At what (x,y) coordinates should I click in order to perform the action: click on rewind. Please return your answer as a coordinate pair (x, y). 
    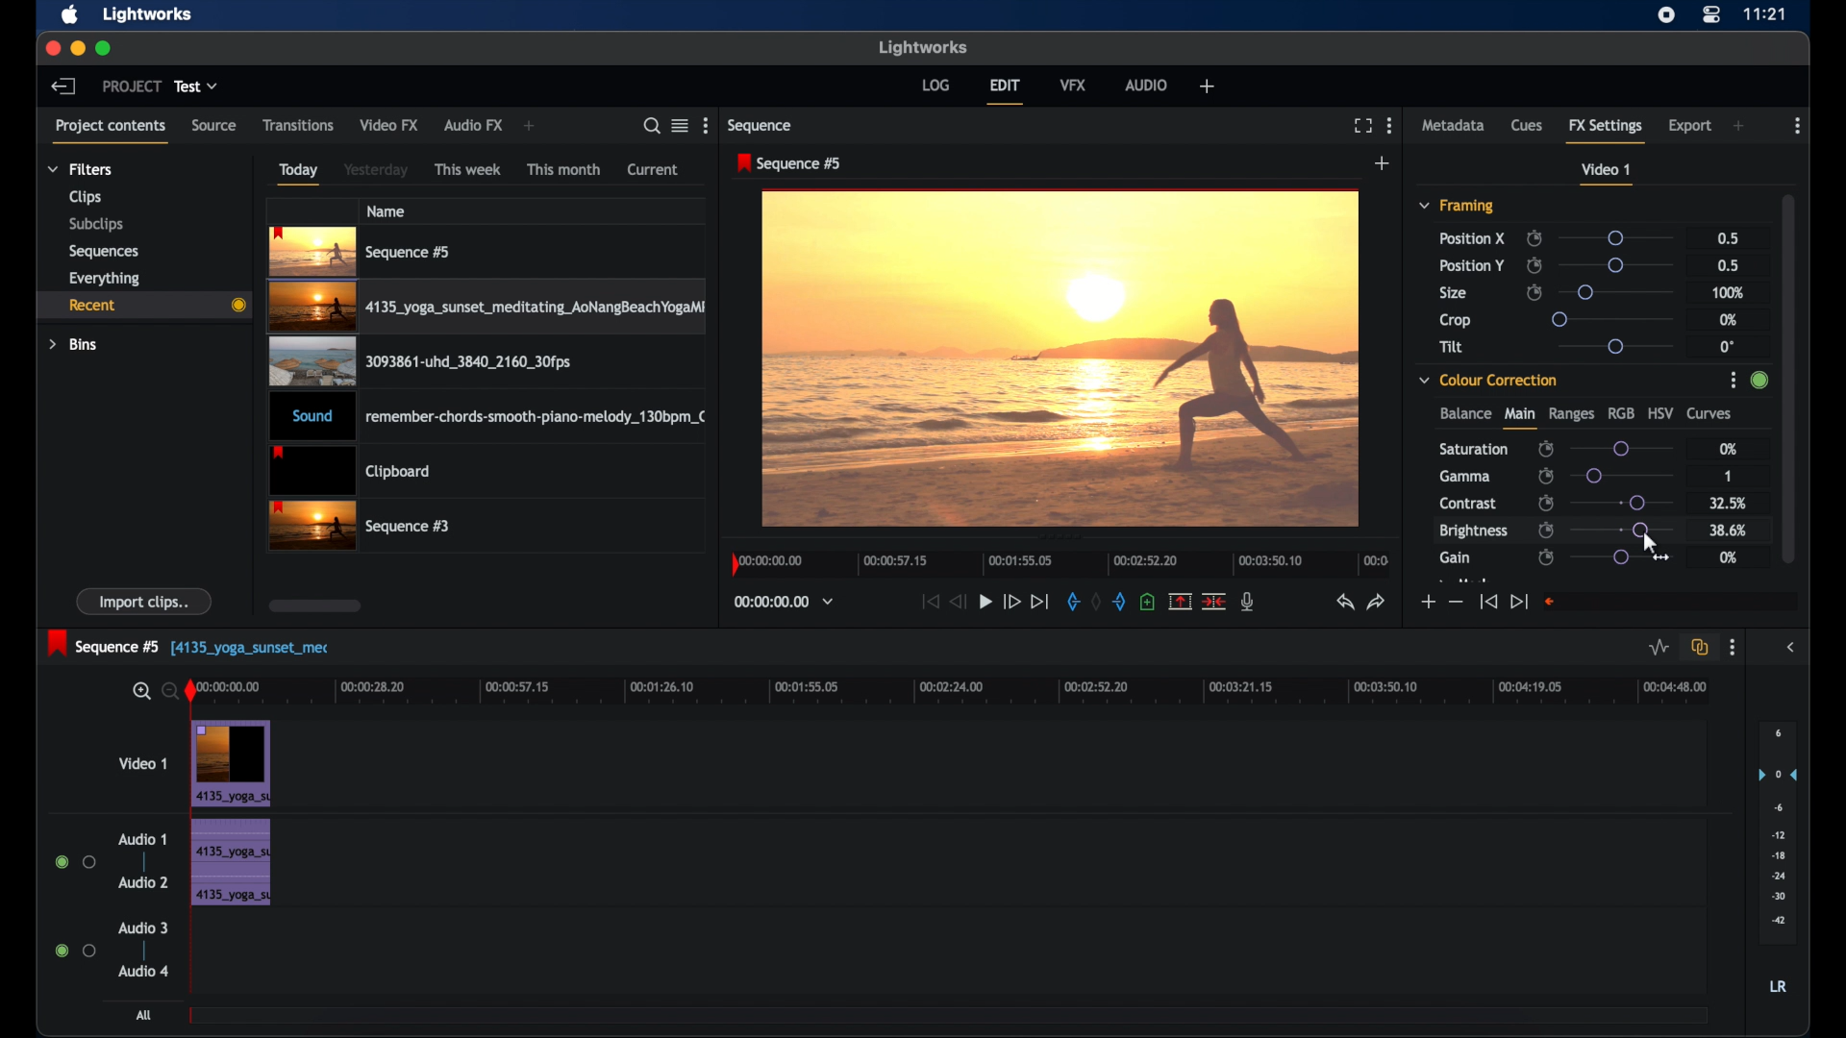
    Looking at the image, I should click on (960, 602).